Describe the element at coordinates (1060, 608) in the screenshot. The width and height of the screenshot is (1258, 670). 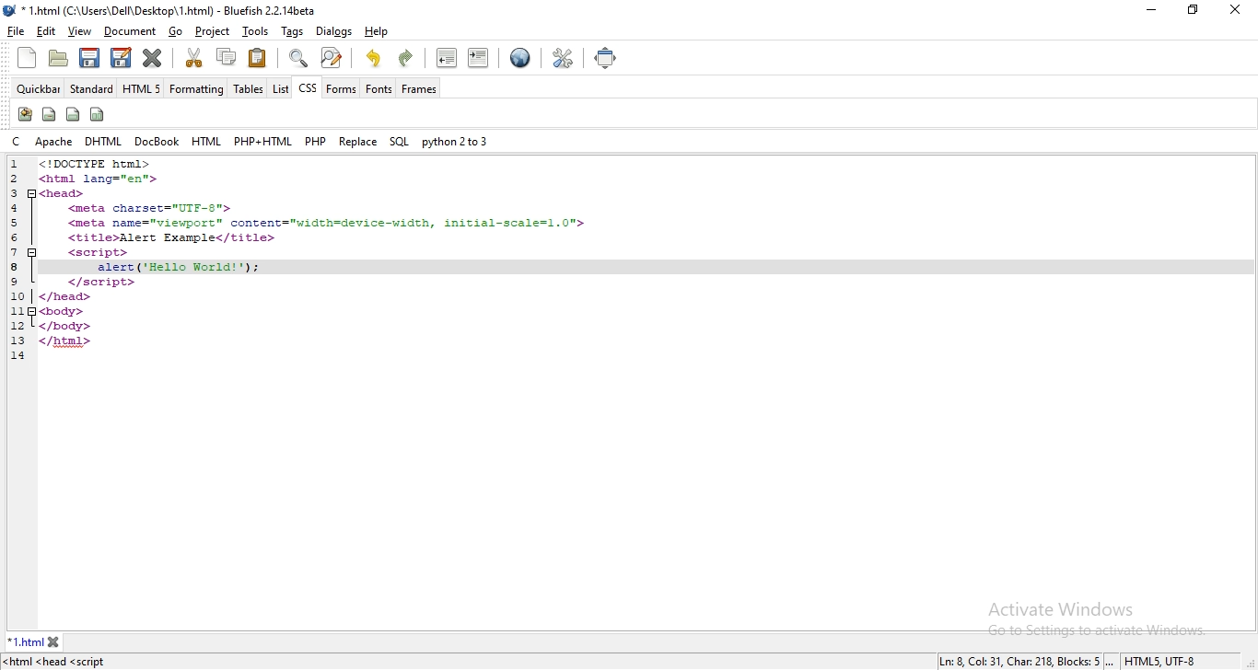
I see `Activate Windows` at that location.